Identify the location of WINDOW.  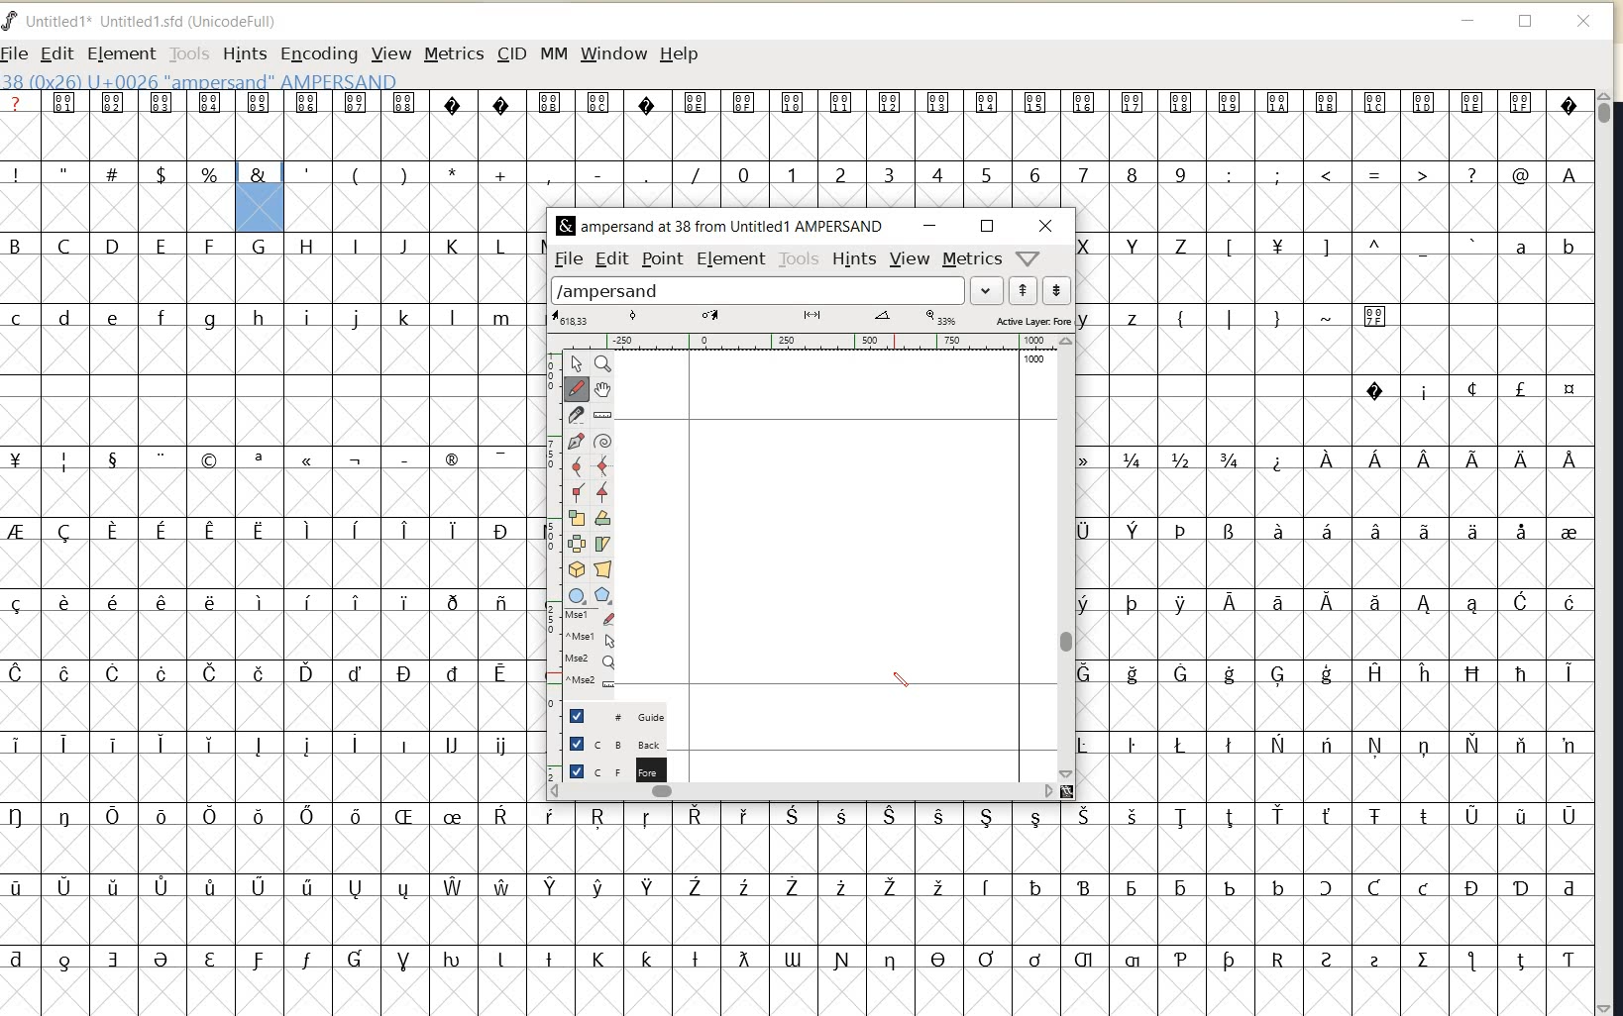
(614, 53).